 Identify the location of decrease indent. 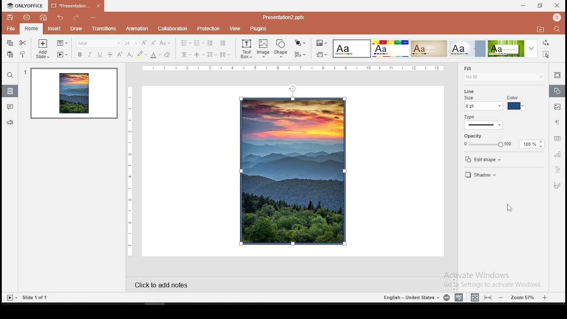
(210, 43).